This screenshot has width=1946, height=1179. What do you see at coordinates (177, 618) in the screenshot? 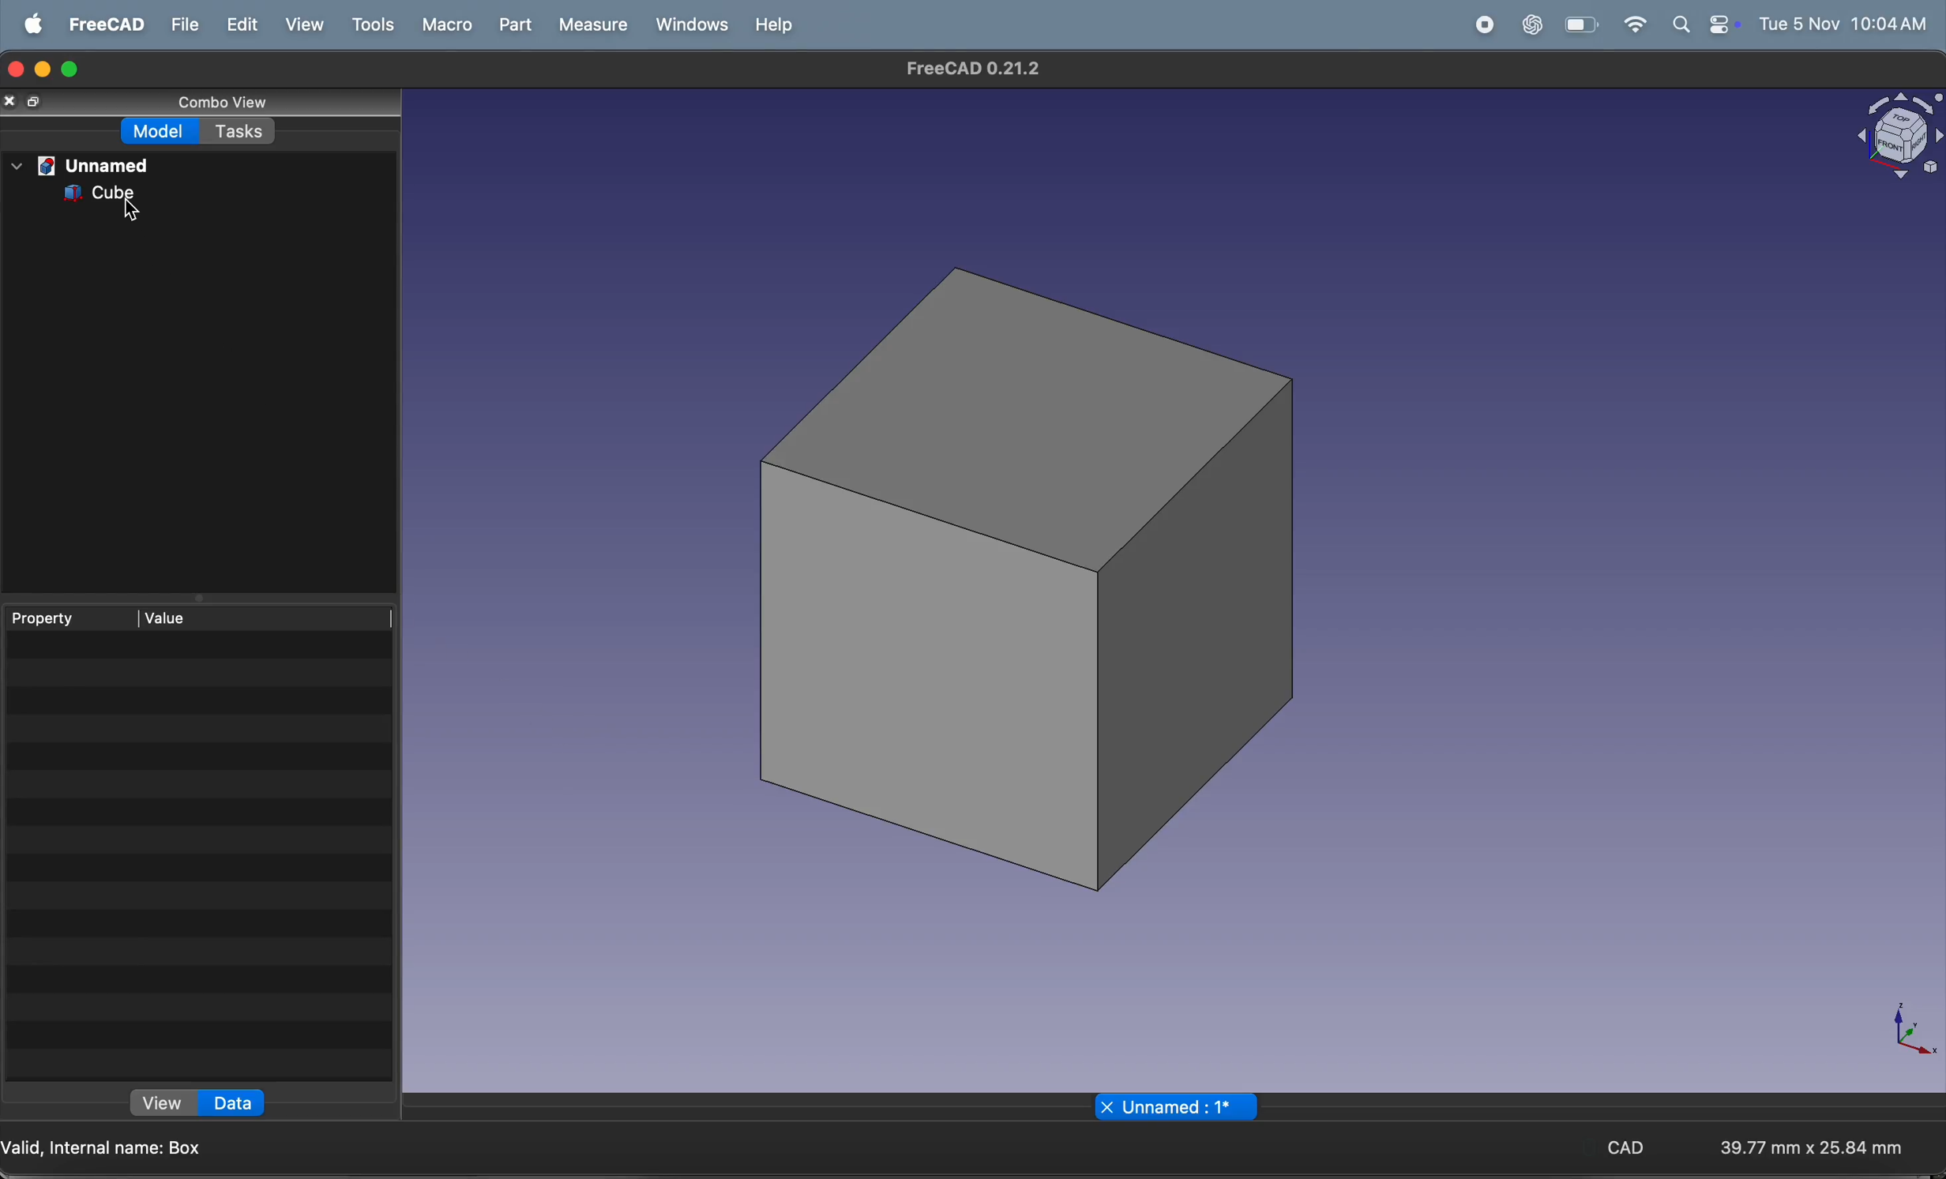
I see `value` at bounding box center [177, 618].